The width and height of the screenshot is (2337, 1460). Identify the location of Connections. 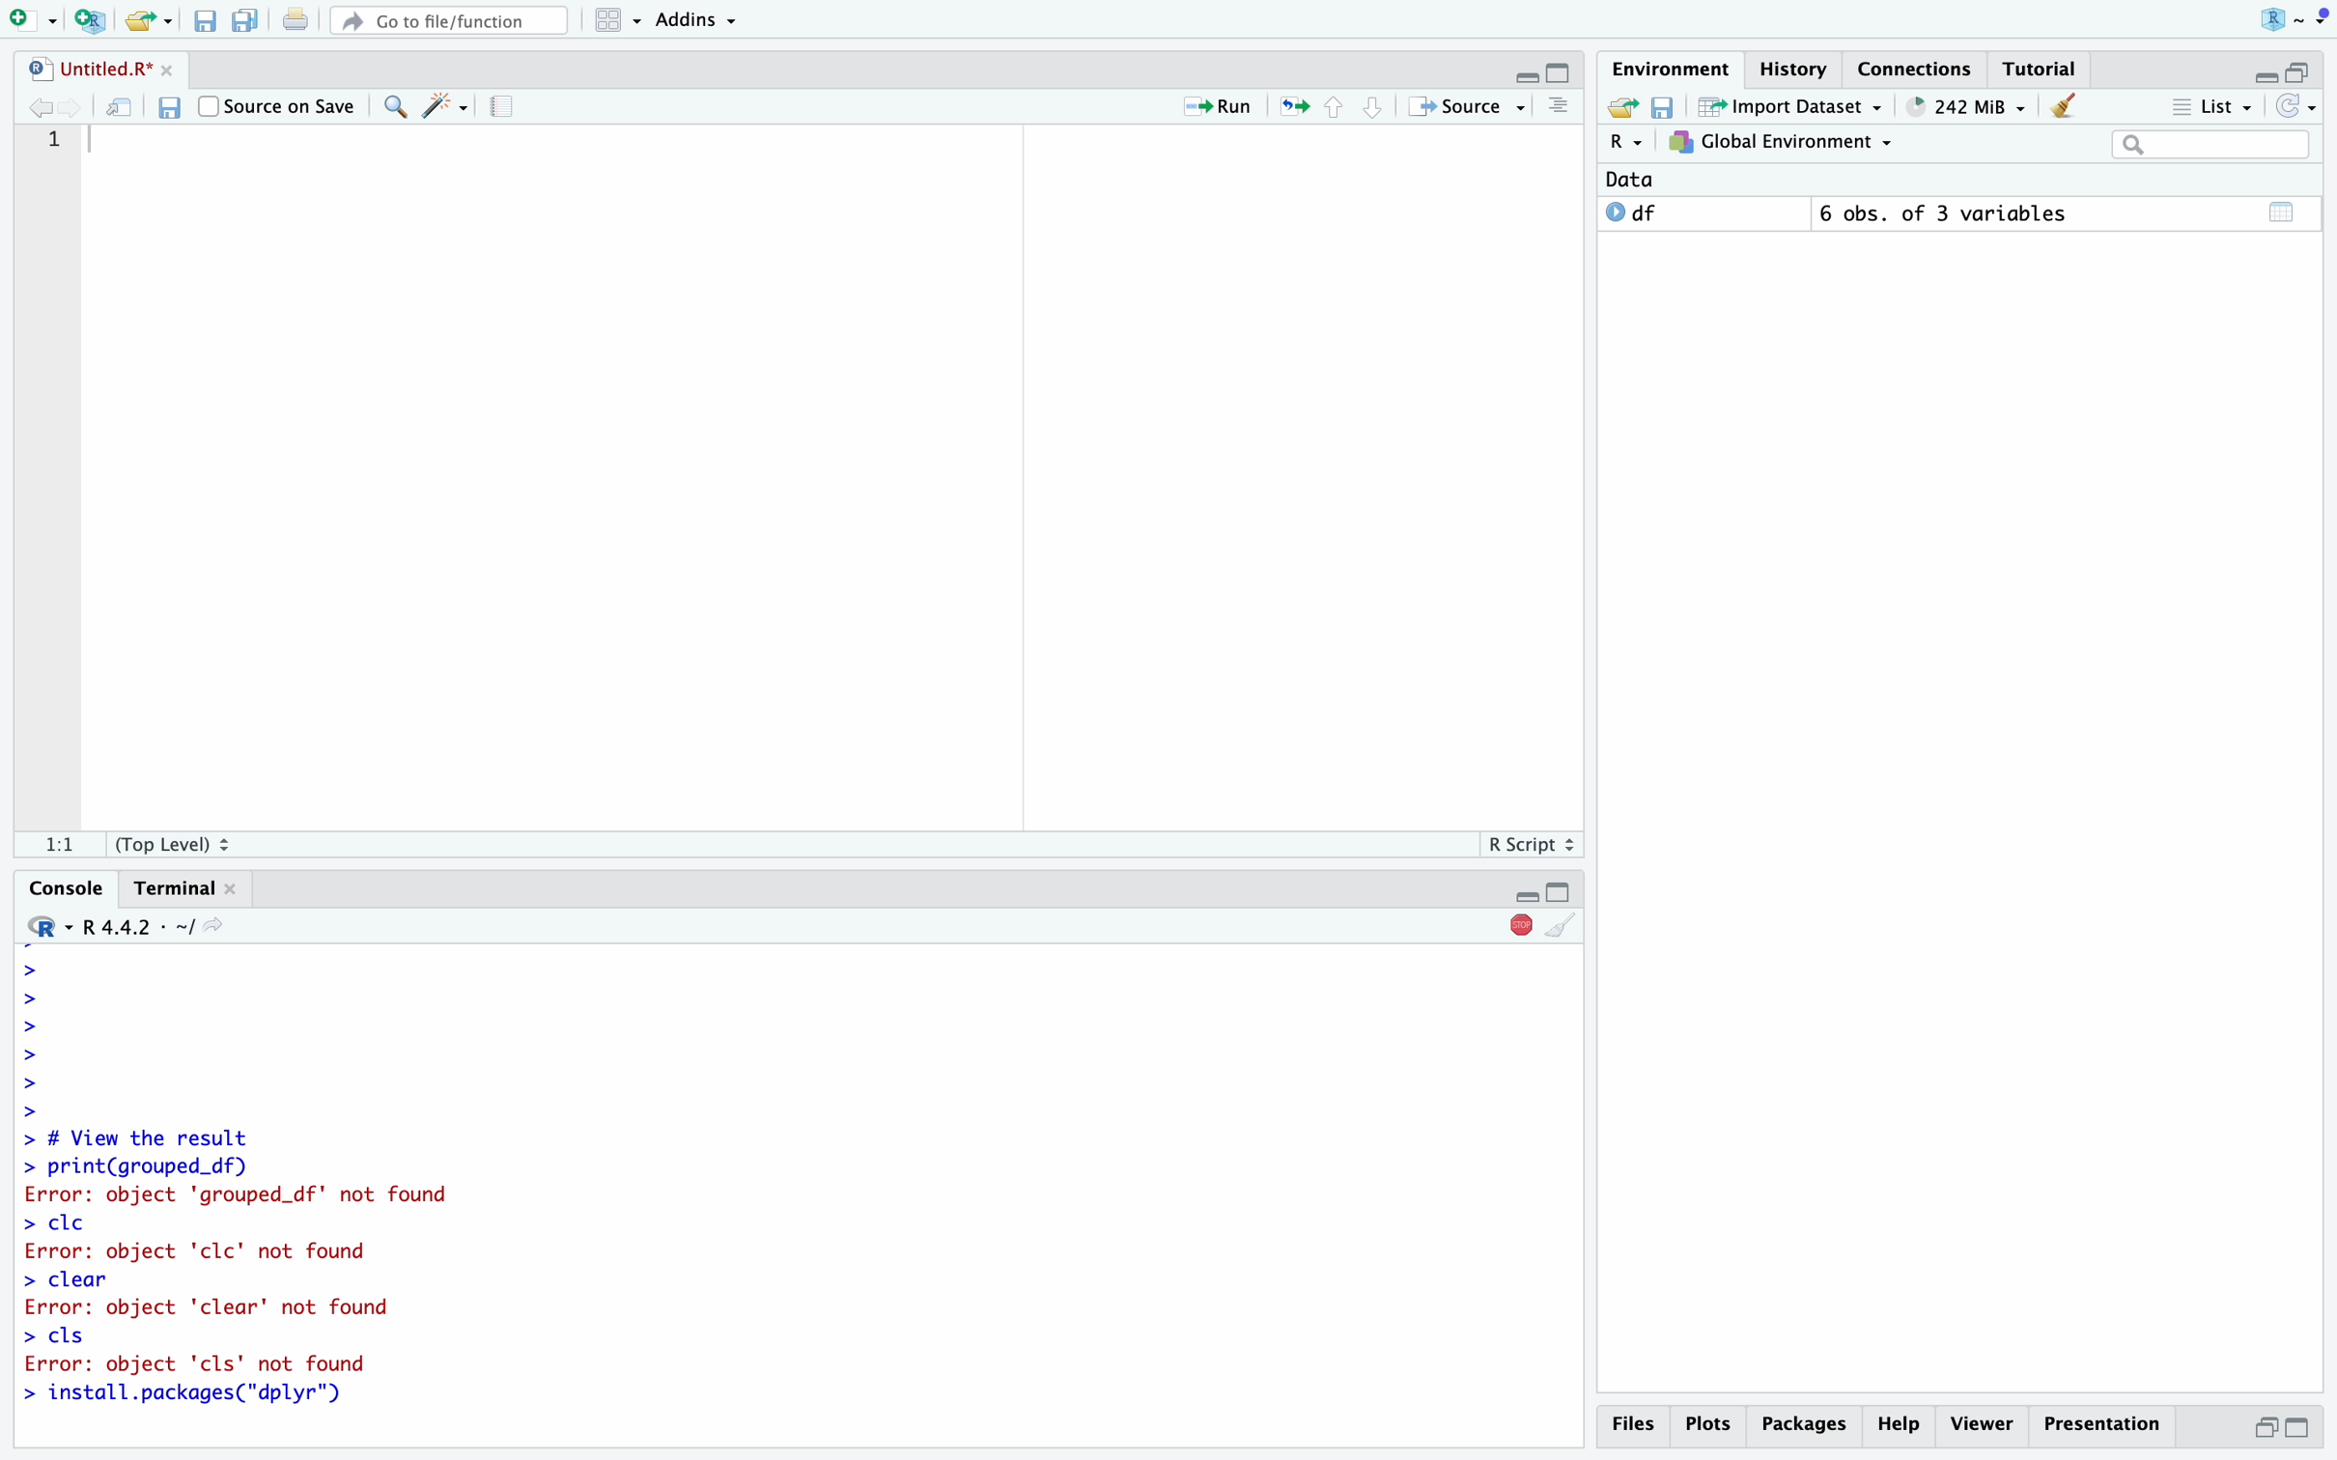
(1915, 70).